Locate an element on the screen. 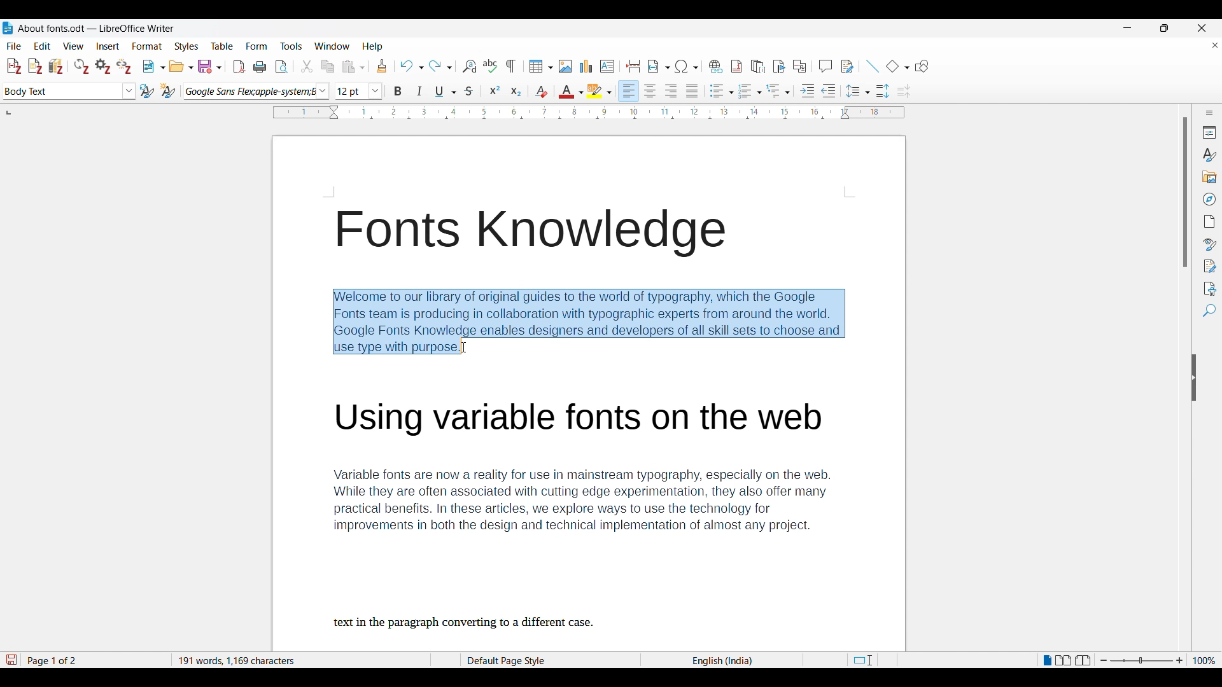  Insert cross-reference is located at coordinates (799, 66).